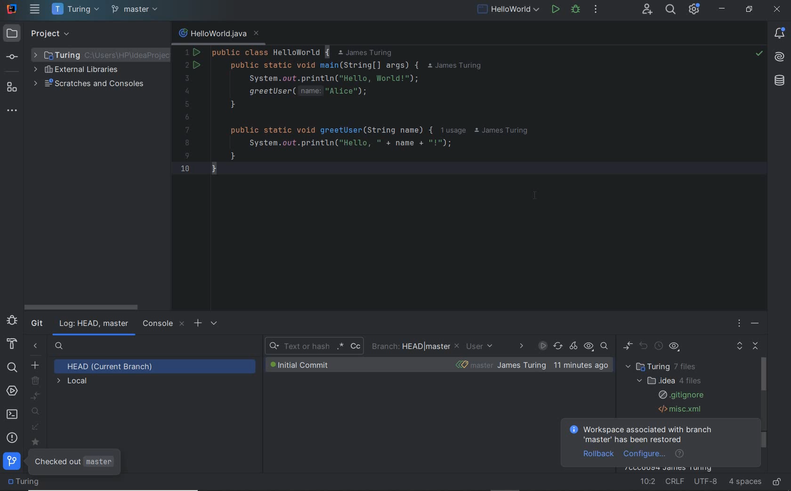 The height and width of the screenshot is (491, 791). Describe the element at coordinates (521, 347) in the screenshot. I see `DATE` at that location.